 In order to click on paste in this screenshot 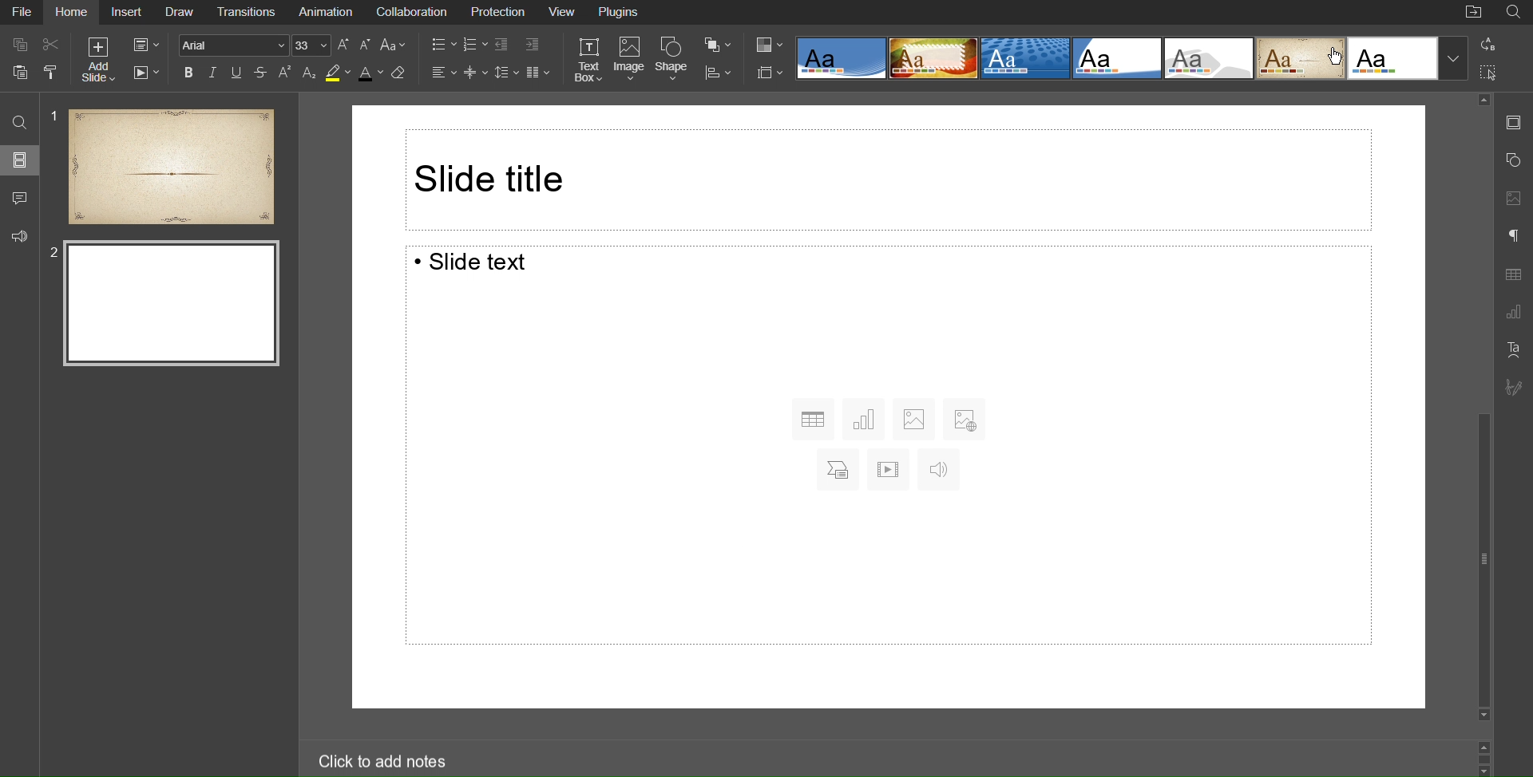, I will do `click(19, 73)`.